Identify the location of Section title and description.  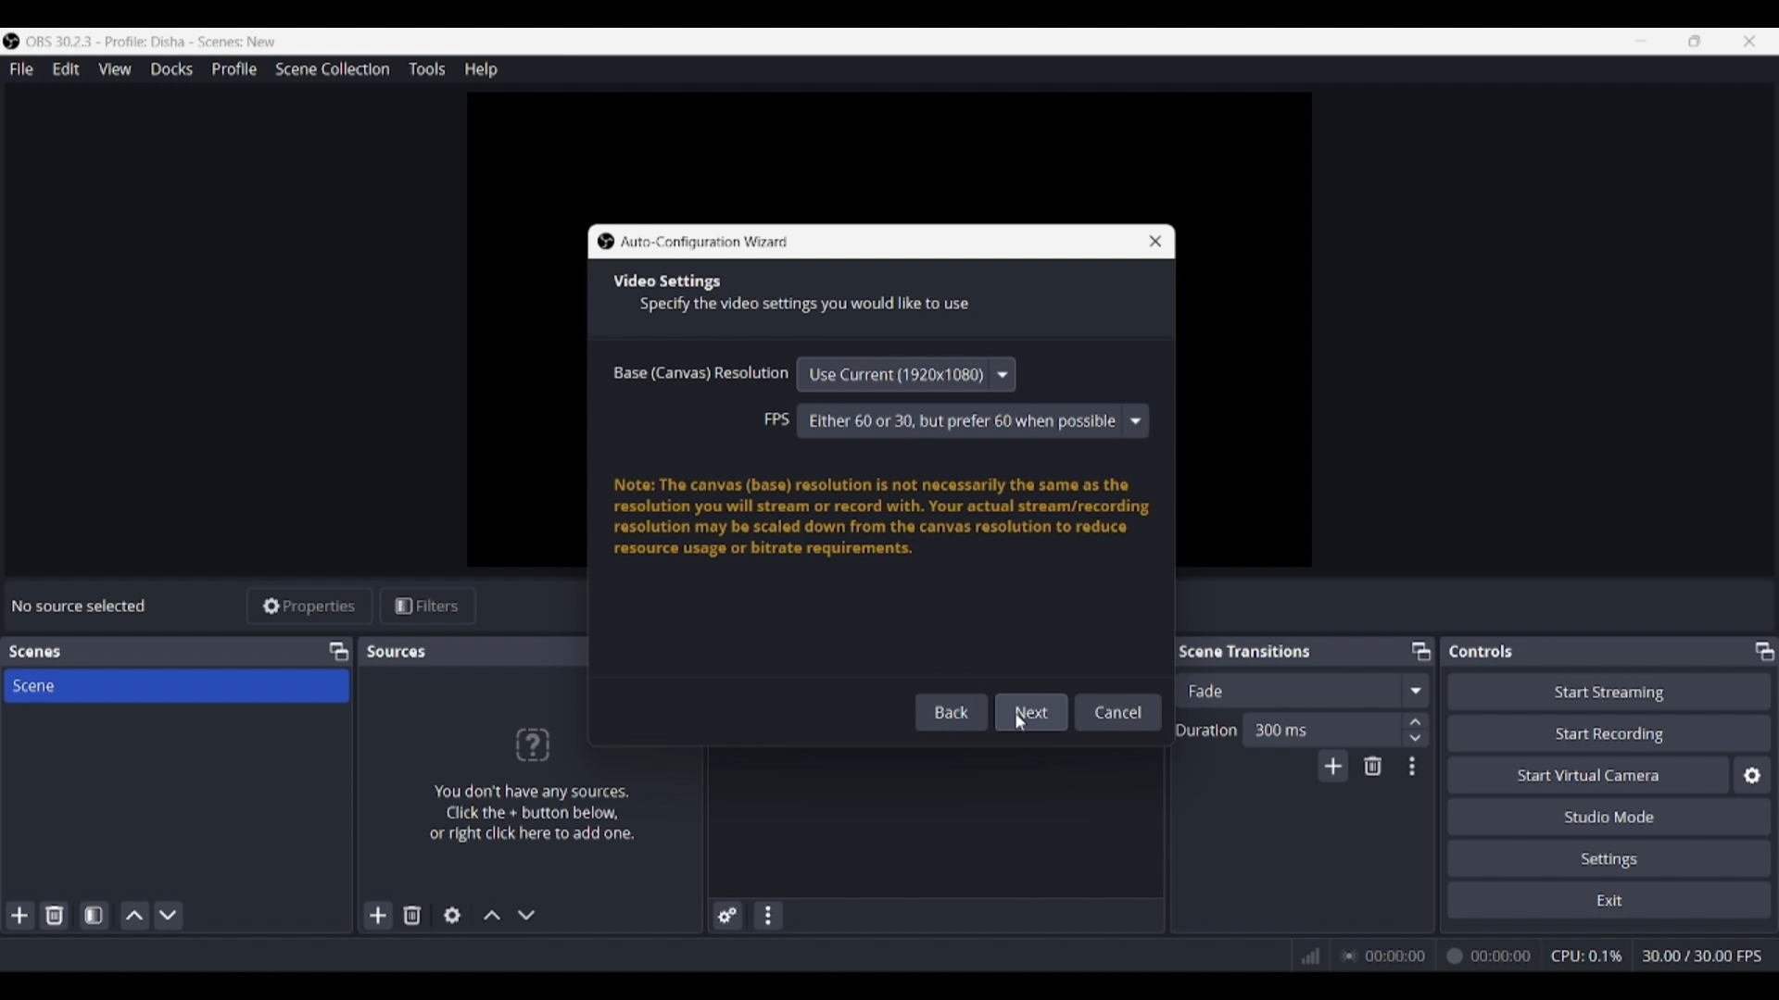
(795, 295).